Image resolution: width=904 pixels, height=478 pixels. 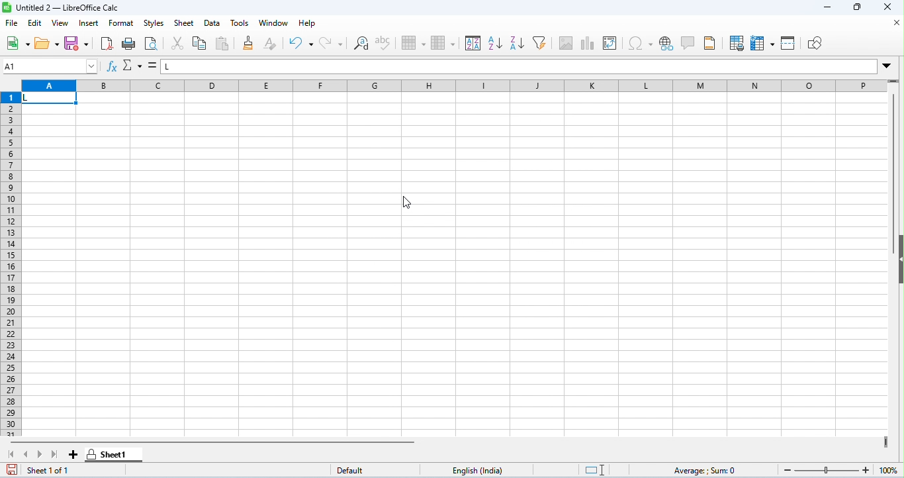 I want to click on styles, so click(x=154, y=24).